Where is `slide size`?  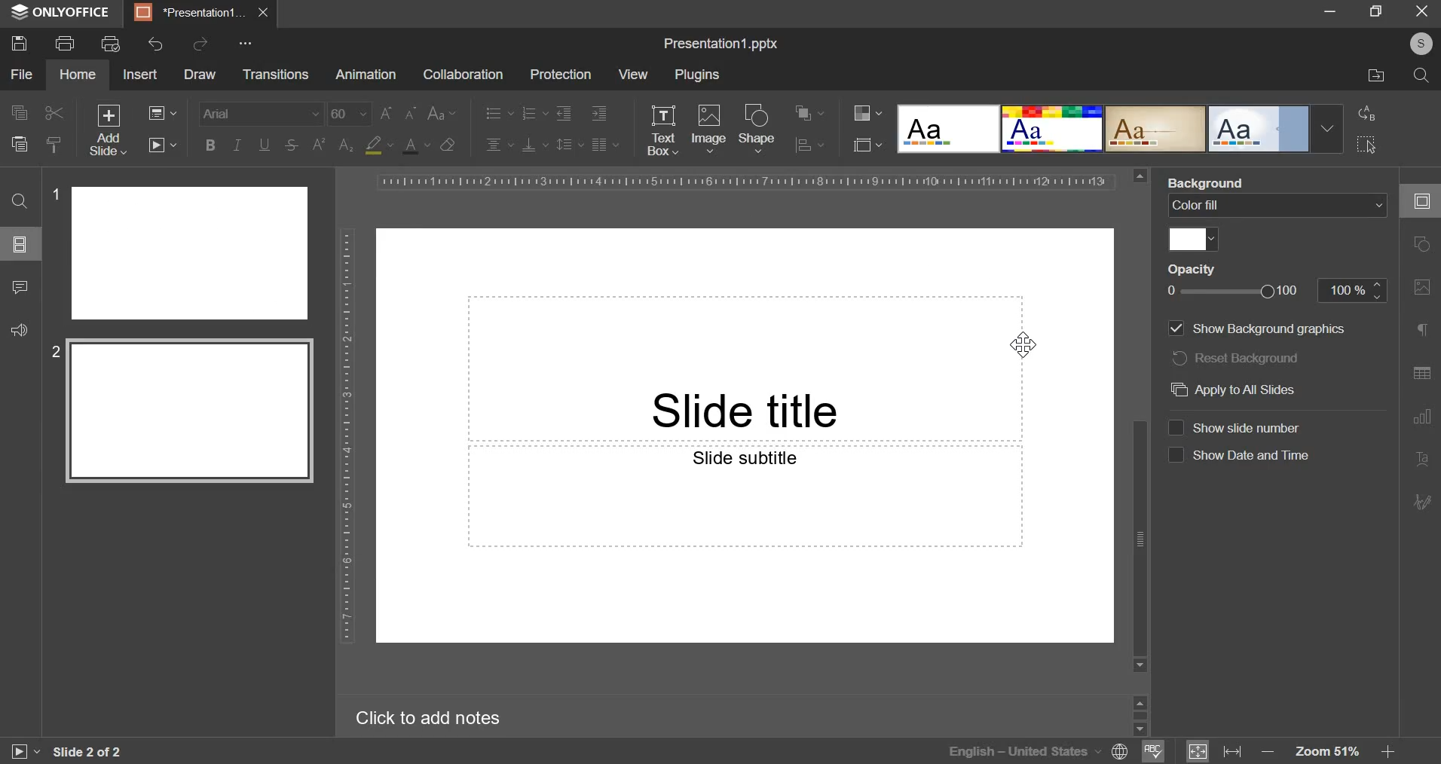
slide size is located at coordinates (867, 143).